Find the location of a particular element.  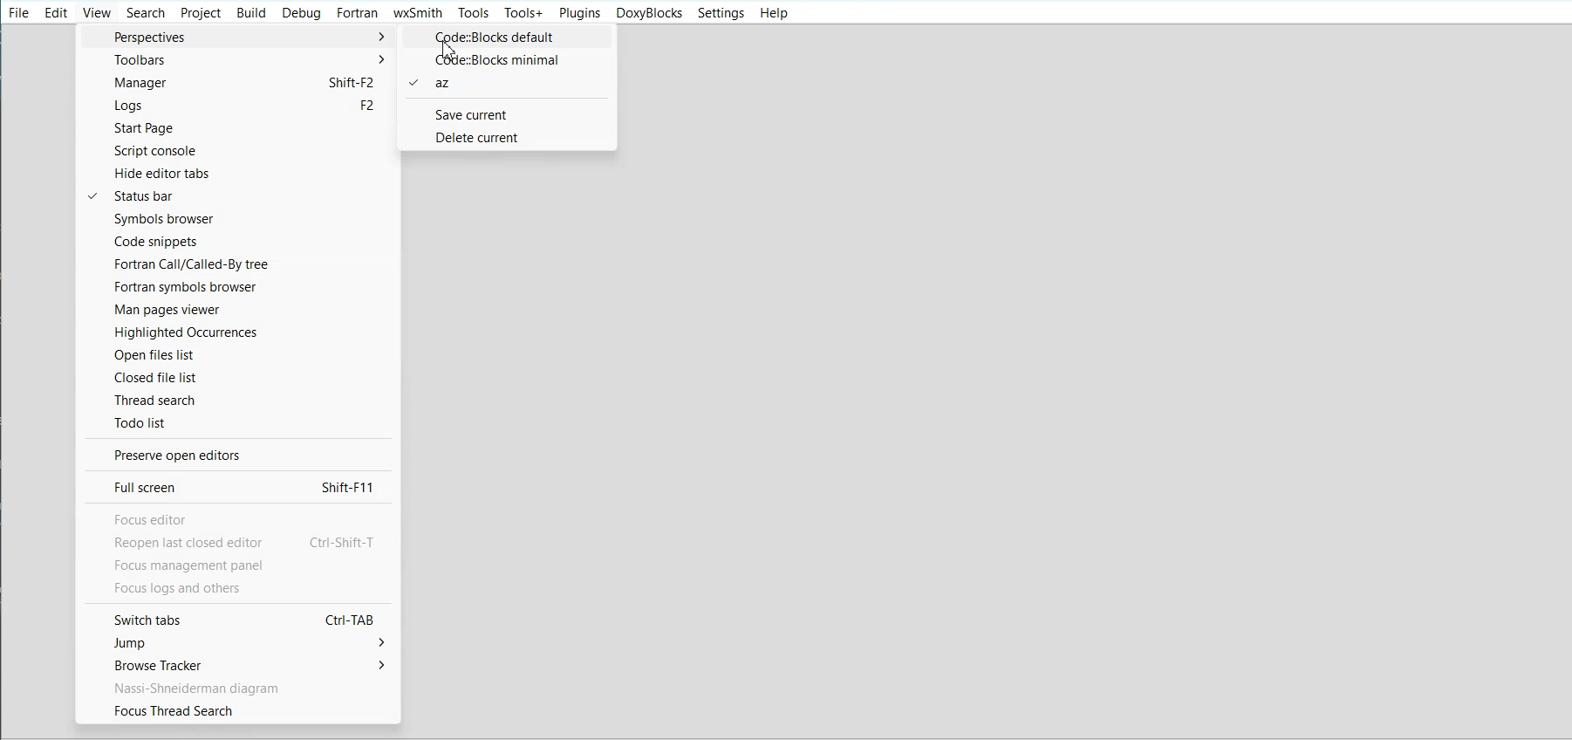

Build is located at coordinates (250, 12).